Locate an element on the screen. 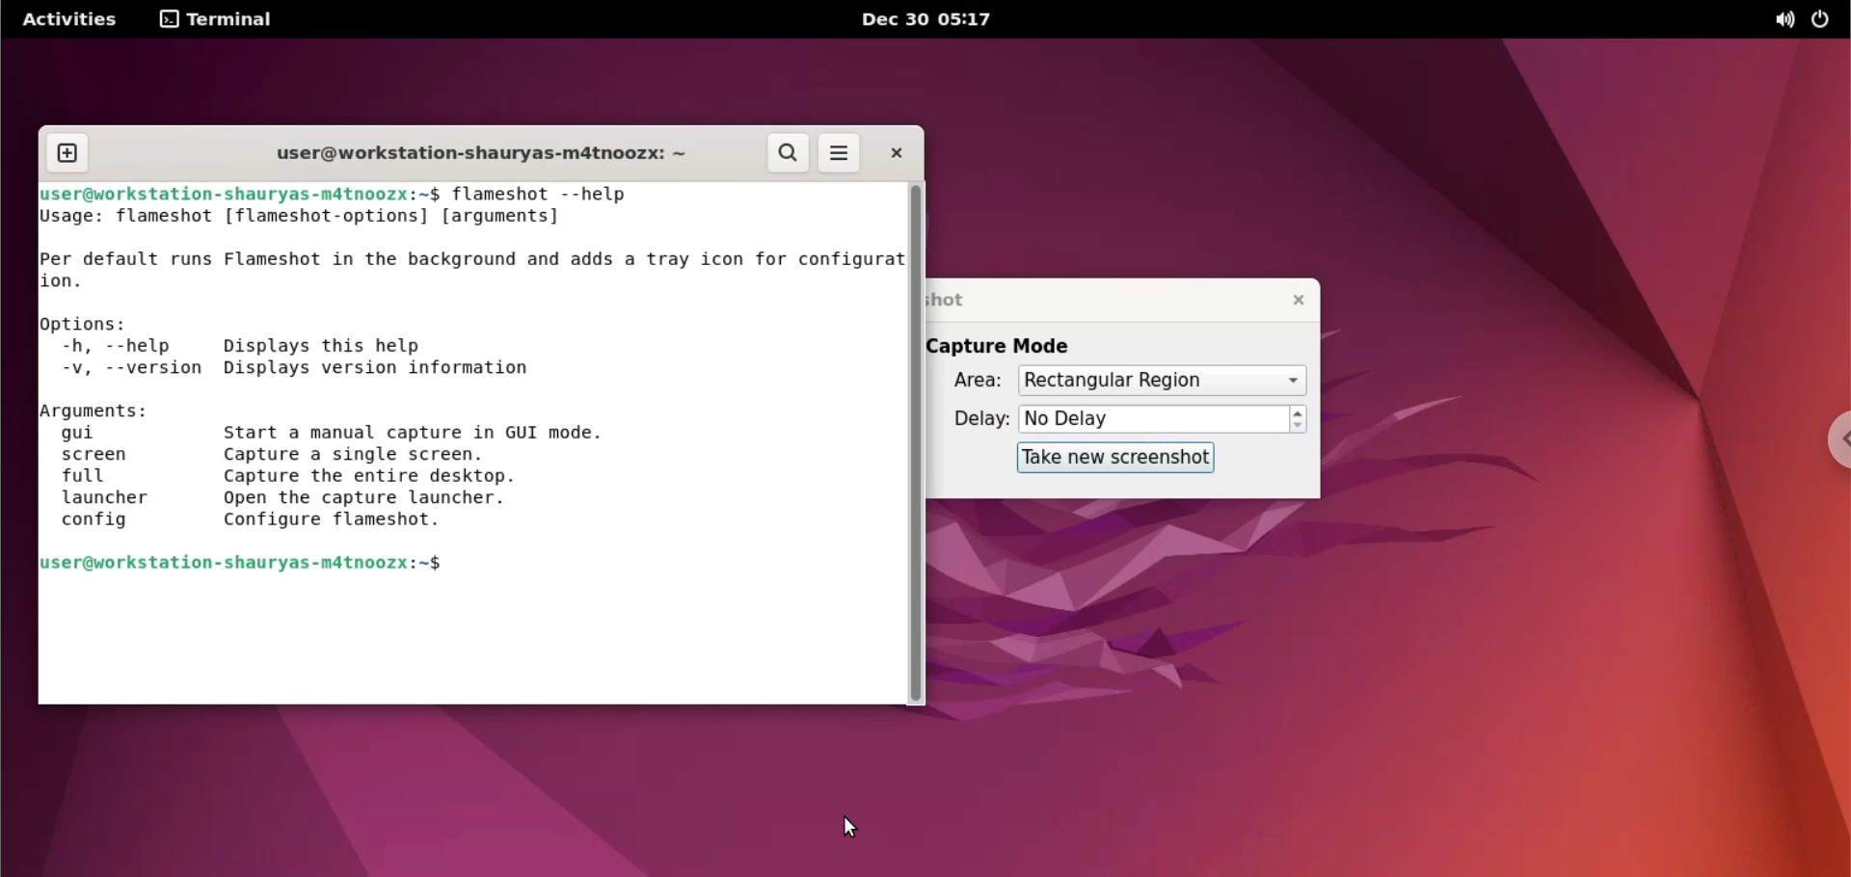  per default runs flameshot in the background and adds a tray icon for configuration is located at coordinates (473, 268).